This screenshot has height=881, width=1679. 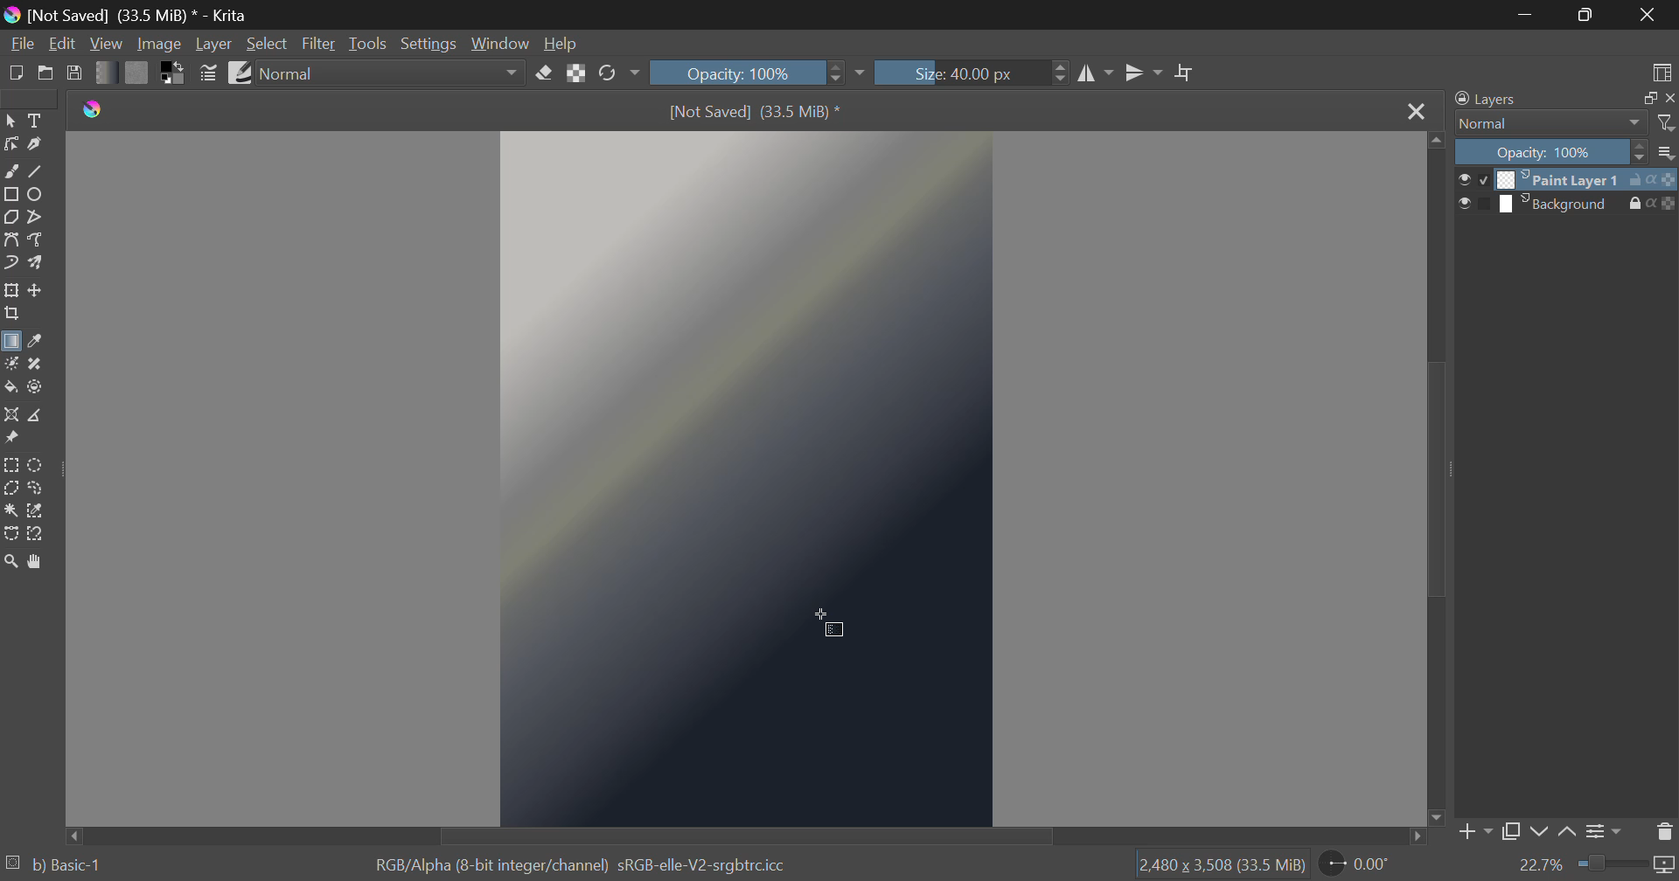 I want to click on Brush Presets, so click(x=238, y=71).